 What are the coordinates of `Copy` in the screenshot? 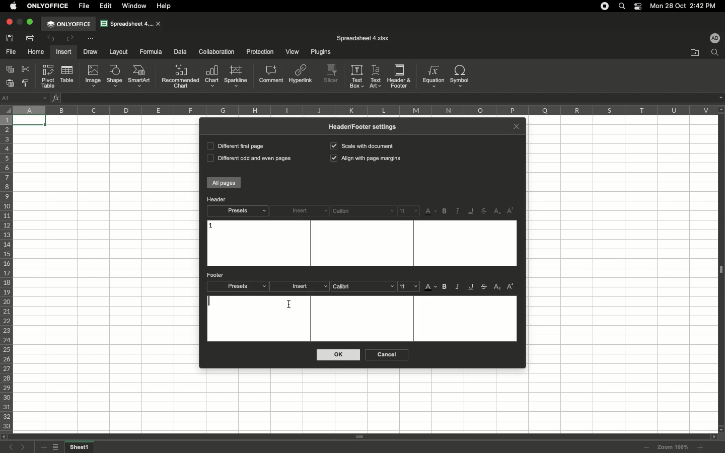 It's located at (11, 70).